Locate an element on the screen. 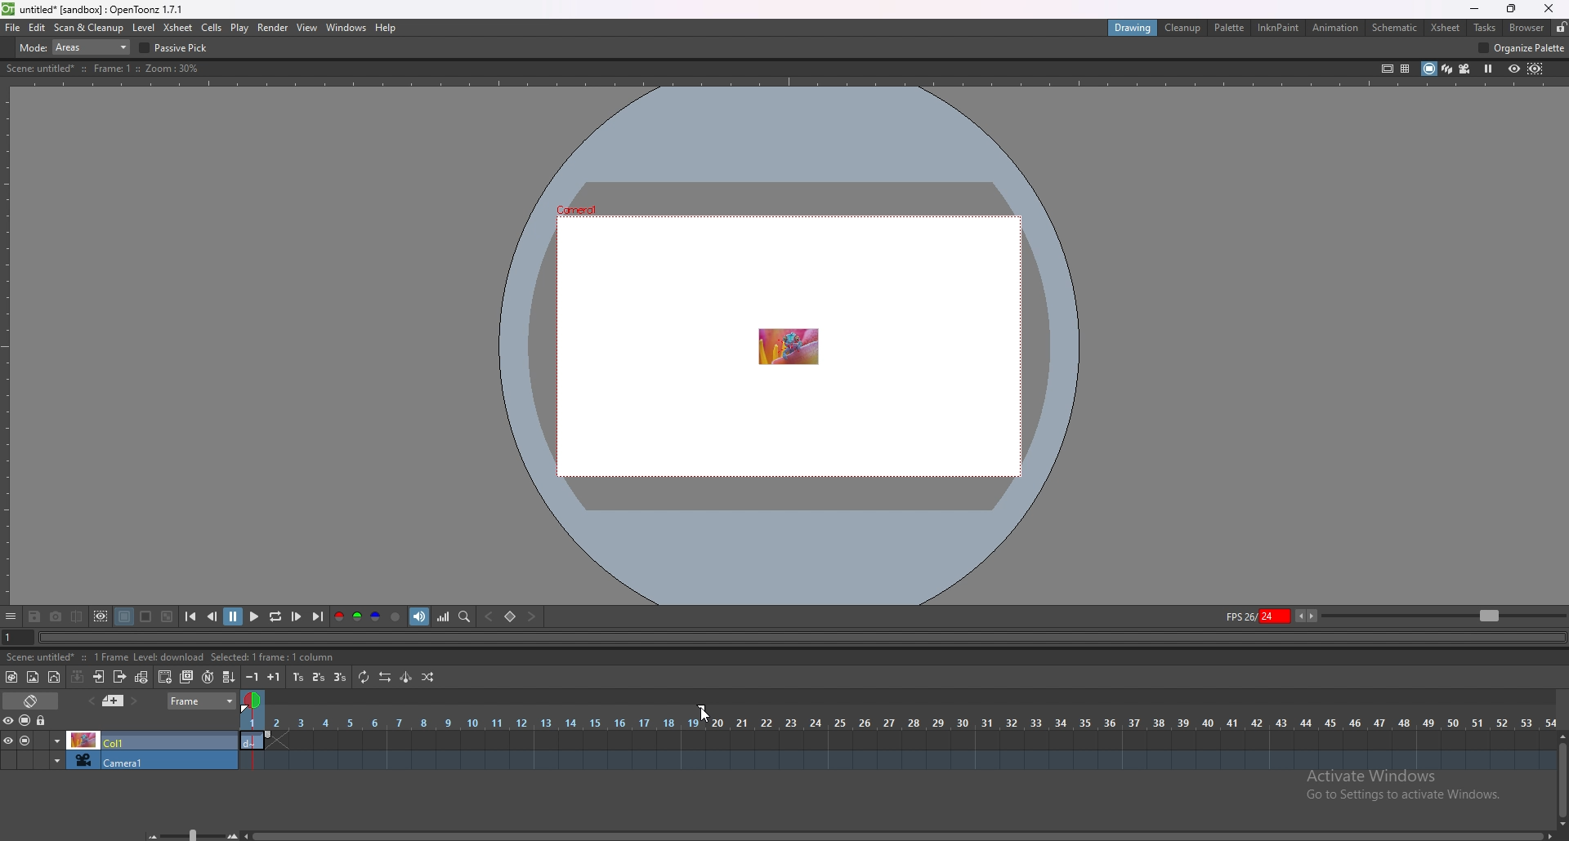 Image resolution: width=1569 pixels, height=841 pixels. loop is located at coordinates (276, 616).